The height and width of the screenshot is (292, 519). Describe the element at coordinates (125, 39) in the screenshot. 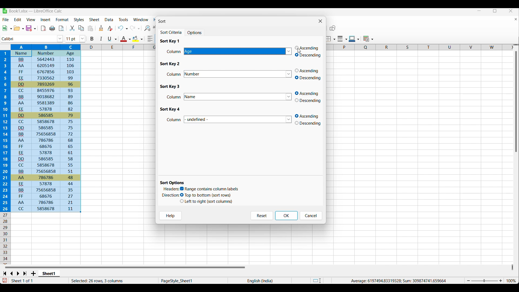

I see `Current text color and other color options` at that location.